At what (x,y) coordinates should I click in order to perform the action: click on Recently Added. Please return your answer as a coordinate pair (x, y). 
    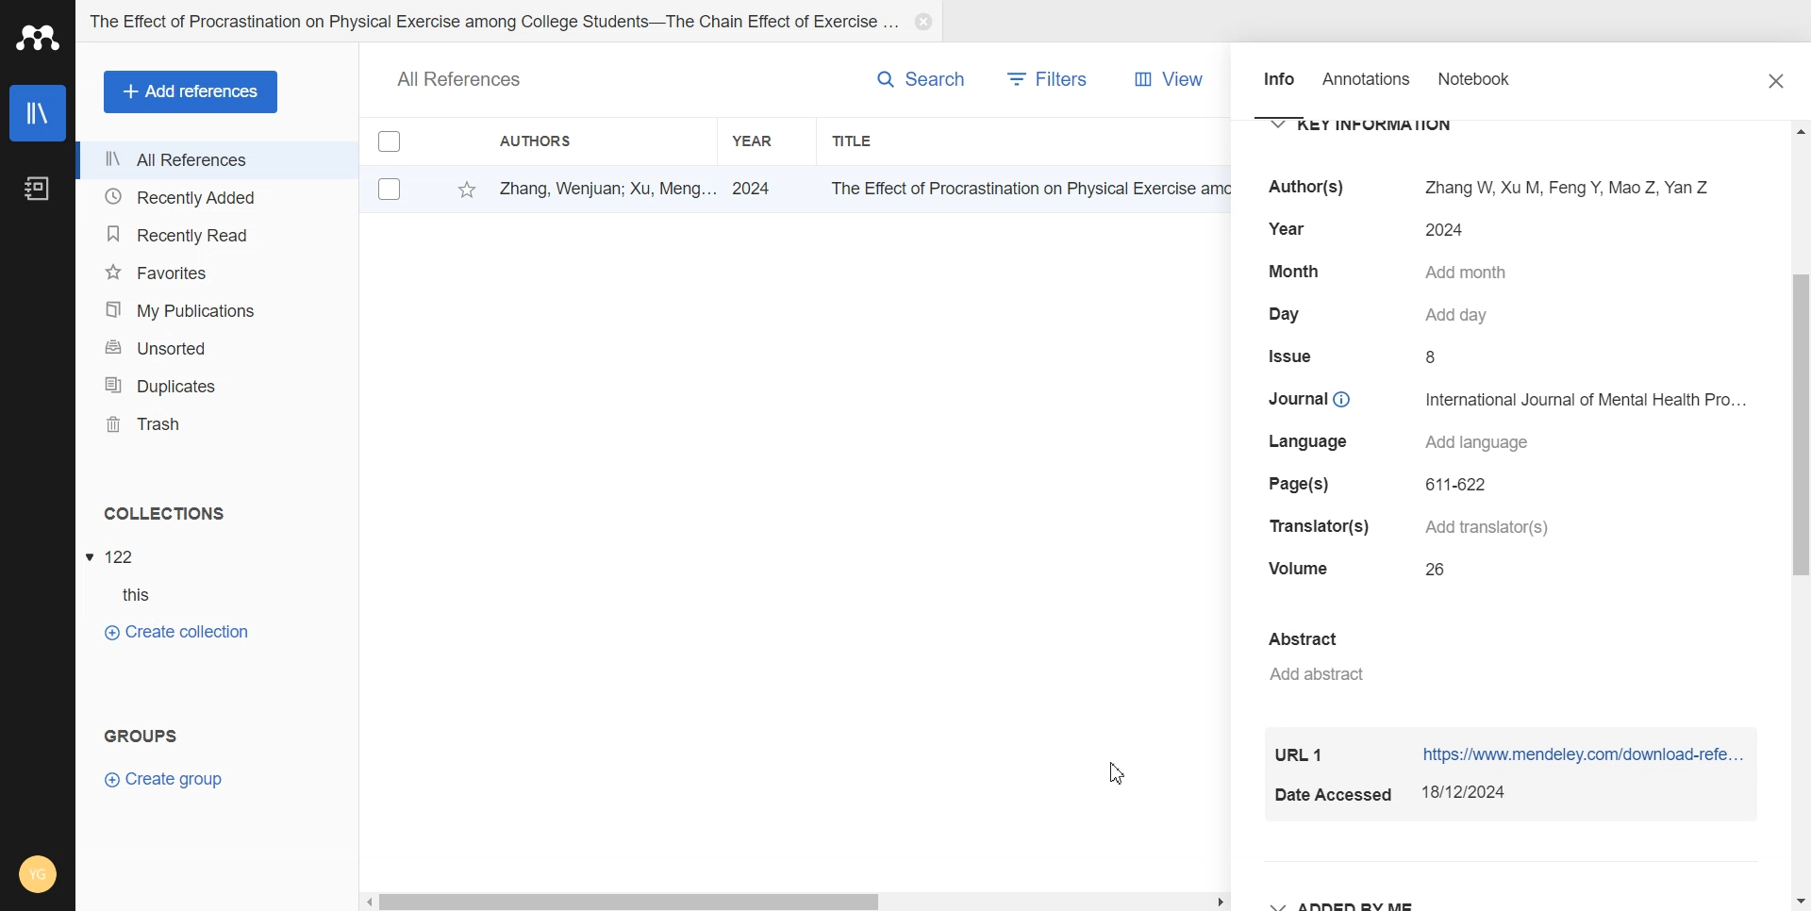
    Looking at the image, I should click on (214, 198).